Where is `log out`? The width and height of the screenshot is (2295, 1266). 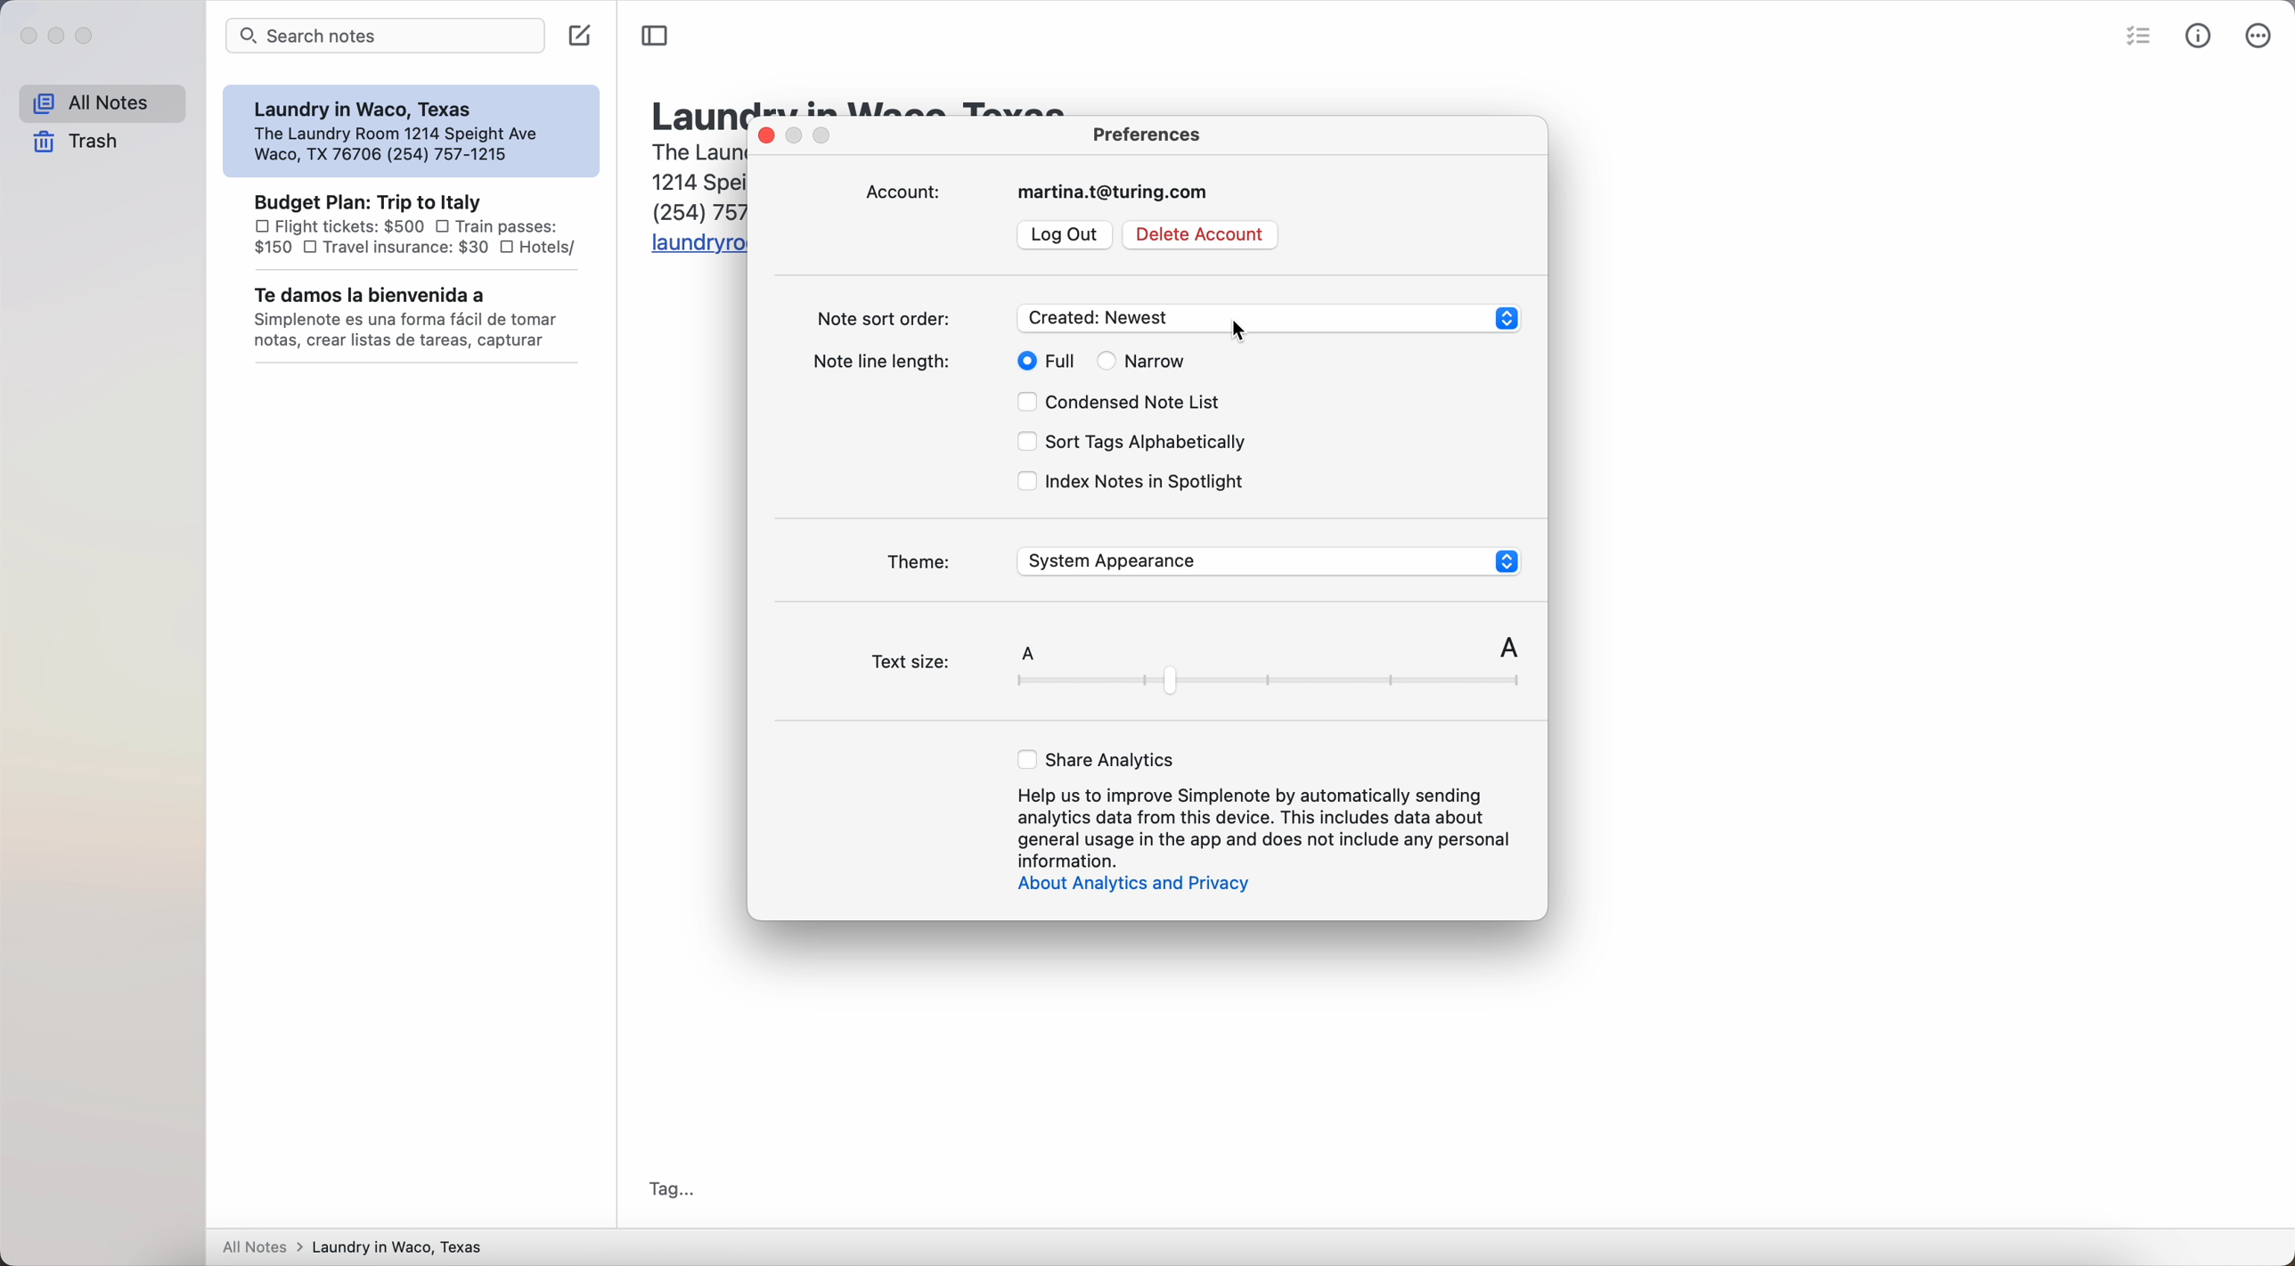
log out is located at coordinates (1067, 234).